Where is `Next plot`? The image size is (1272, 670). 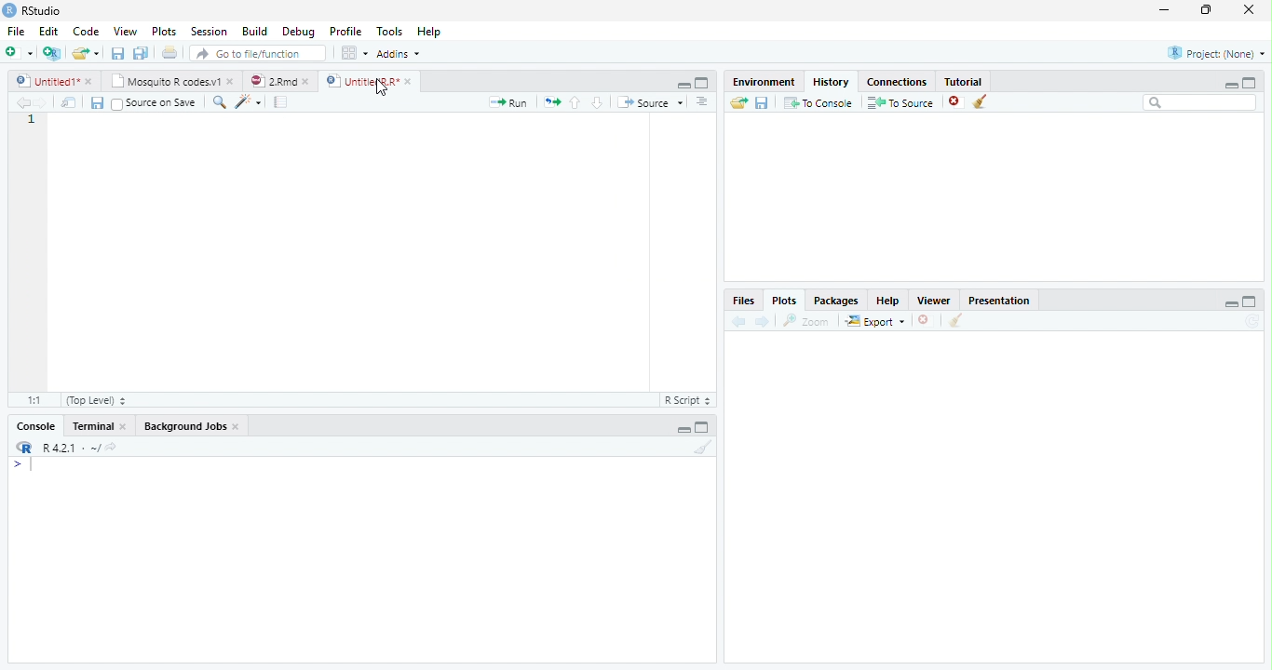 Next plot is located at coordinates (763, 321).